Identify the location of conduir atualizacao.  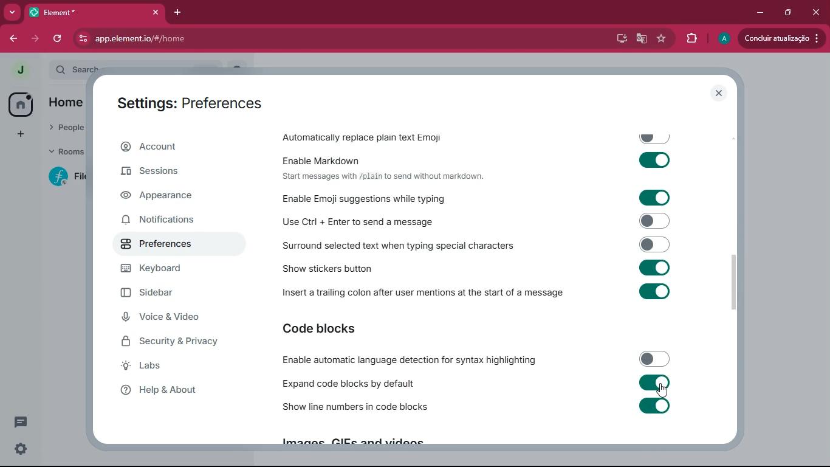
(781, 38).